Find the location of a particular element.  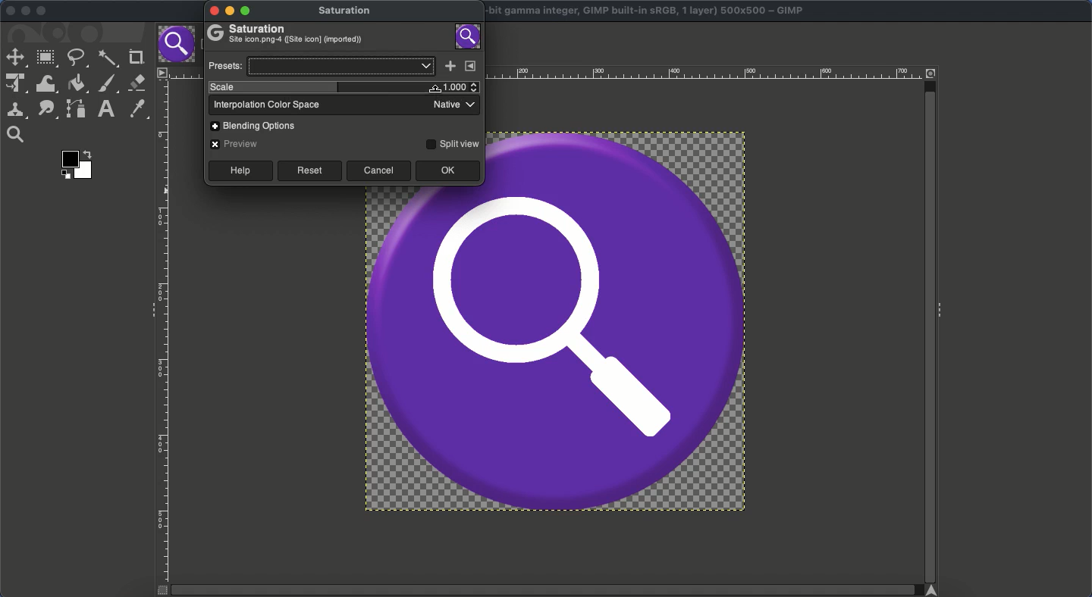

Warp transformation is located at coordinates (45, 83).